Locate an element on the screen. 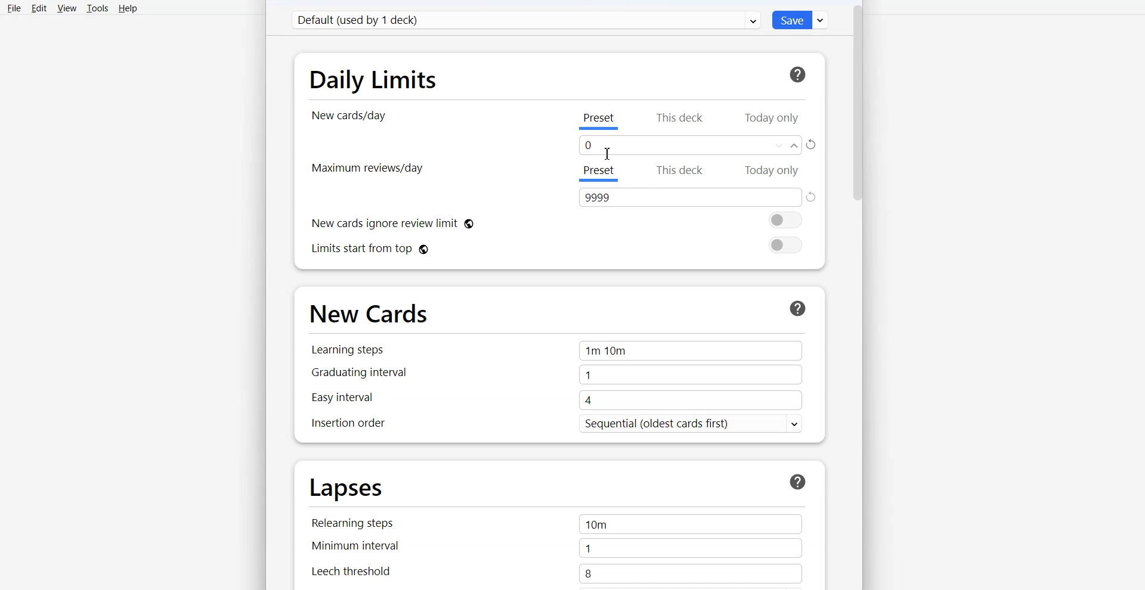 The height and width of the screenshot is (590, 1145). 1 is located at coordinates (689, 375).